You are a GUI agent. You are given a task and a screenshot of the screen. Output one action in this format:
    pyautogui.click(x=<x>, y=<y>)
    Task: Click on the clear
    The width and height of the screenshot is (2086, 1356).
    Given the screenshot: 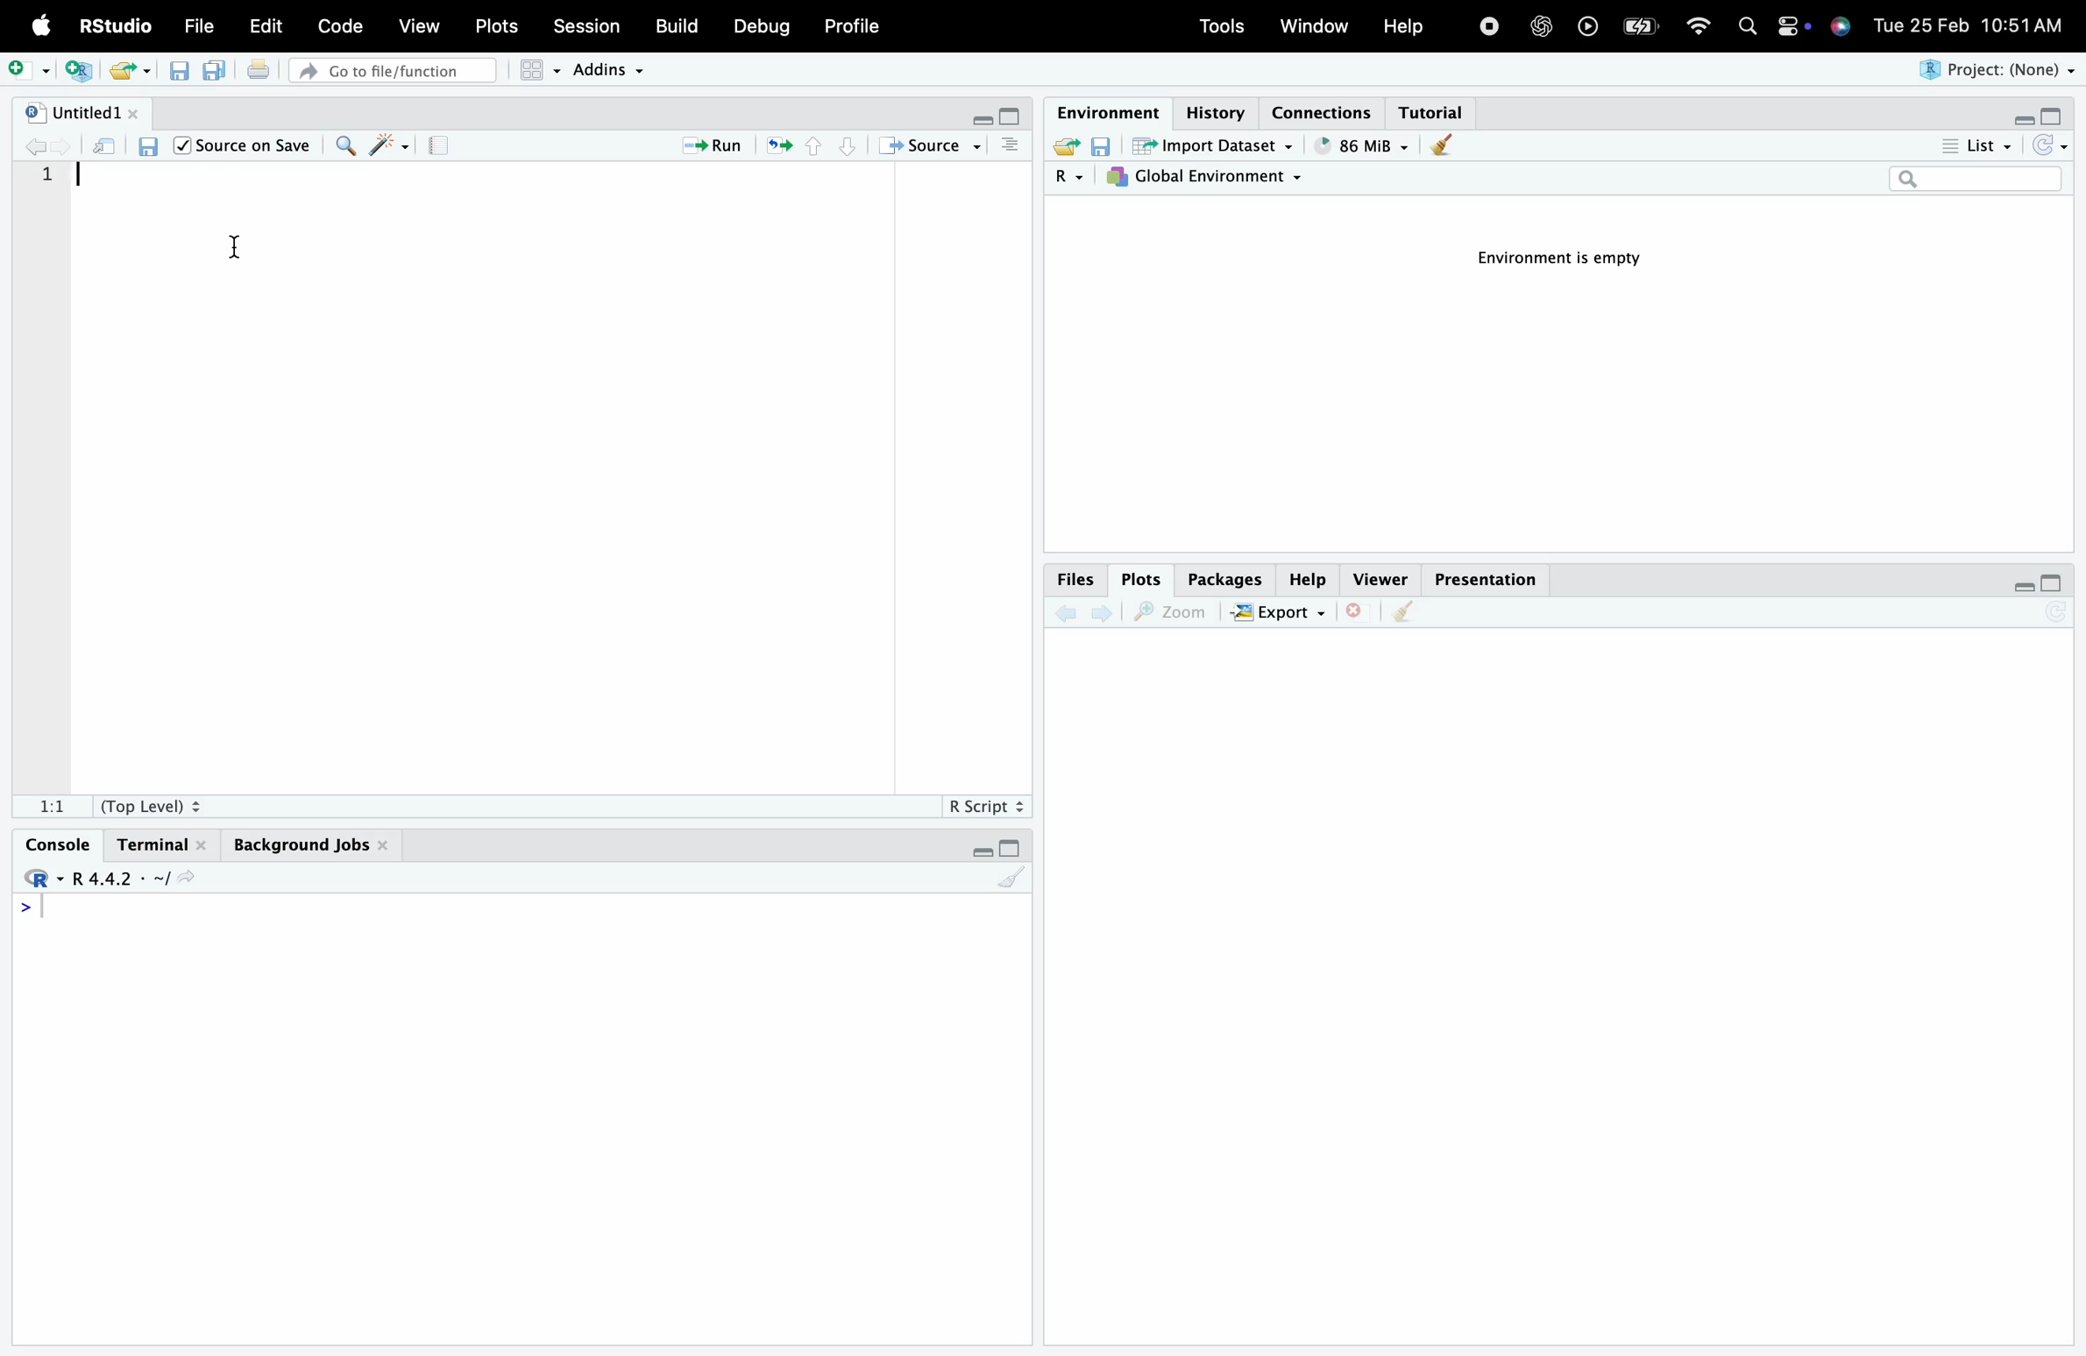 What is the action you would take?
    pyautogui.click(x=1443, y=145)
    